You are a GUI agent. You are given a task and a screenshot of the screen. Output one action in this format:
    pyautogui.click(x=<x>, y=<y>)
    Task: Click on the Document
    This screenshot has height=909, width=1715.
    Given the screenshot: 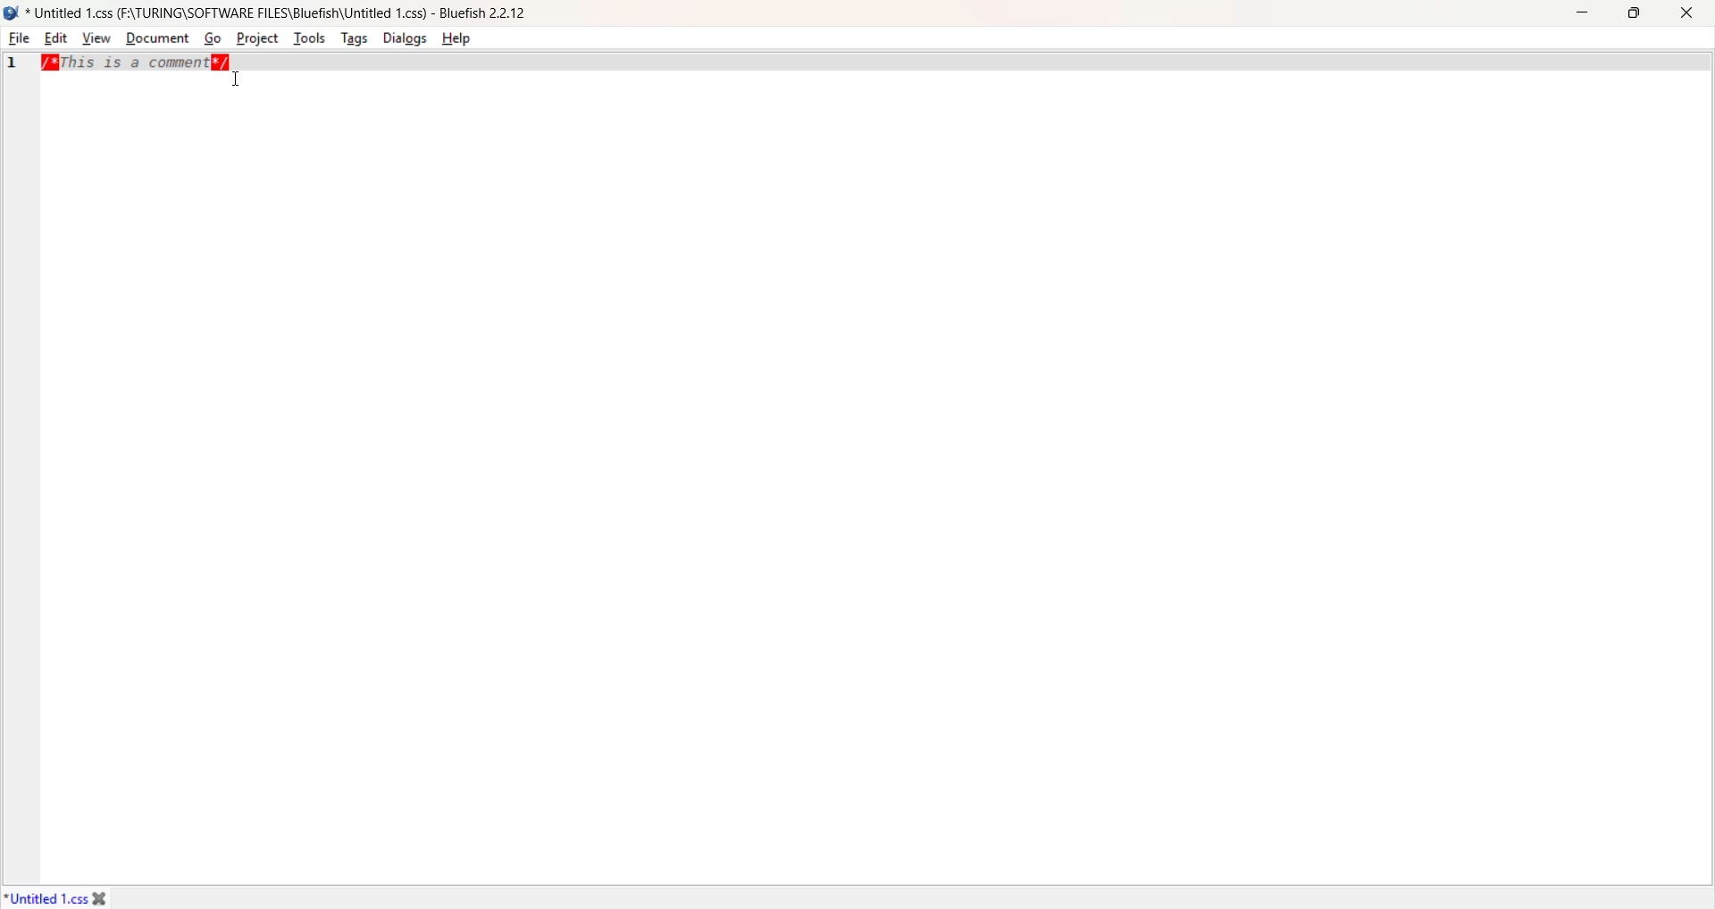 What is the action you would take?
    pyautogui.click(x=158, y=37)
    